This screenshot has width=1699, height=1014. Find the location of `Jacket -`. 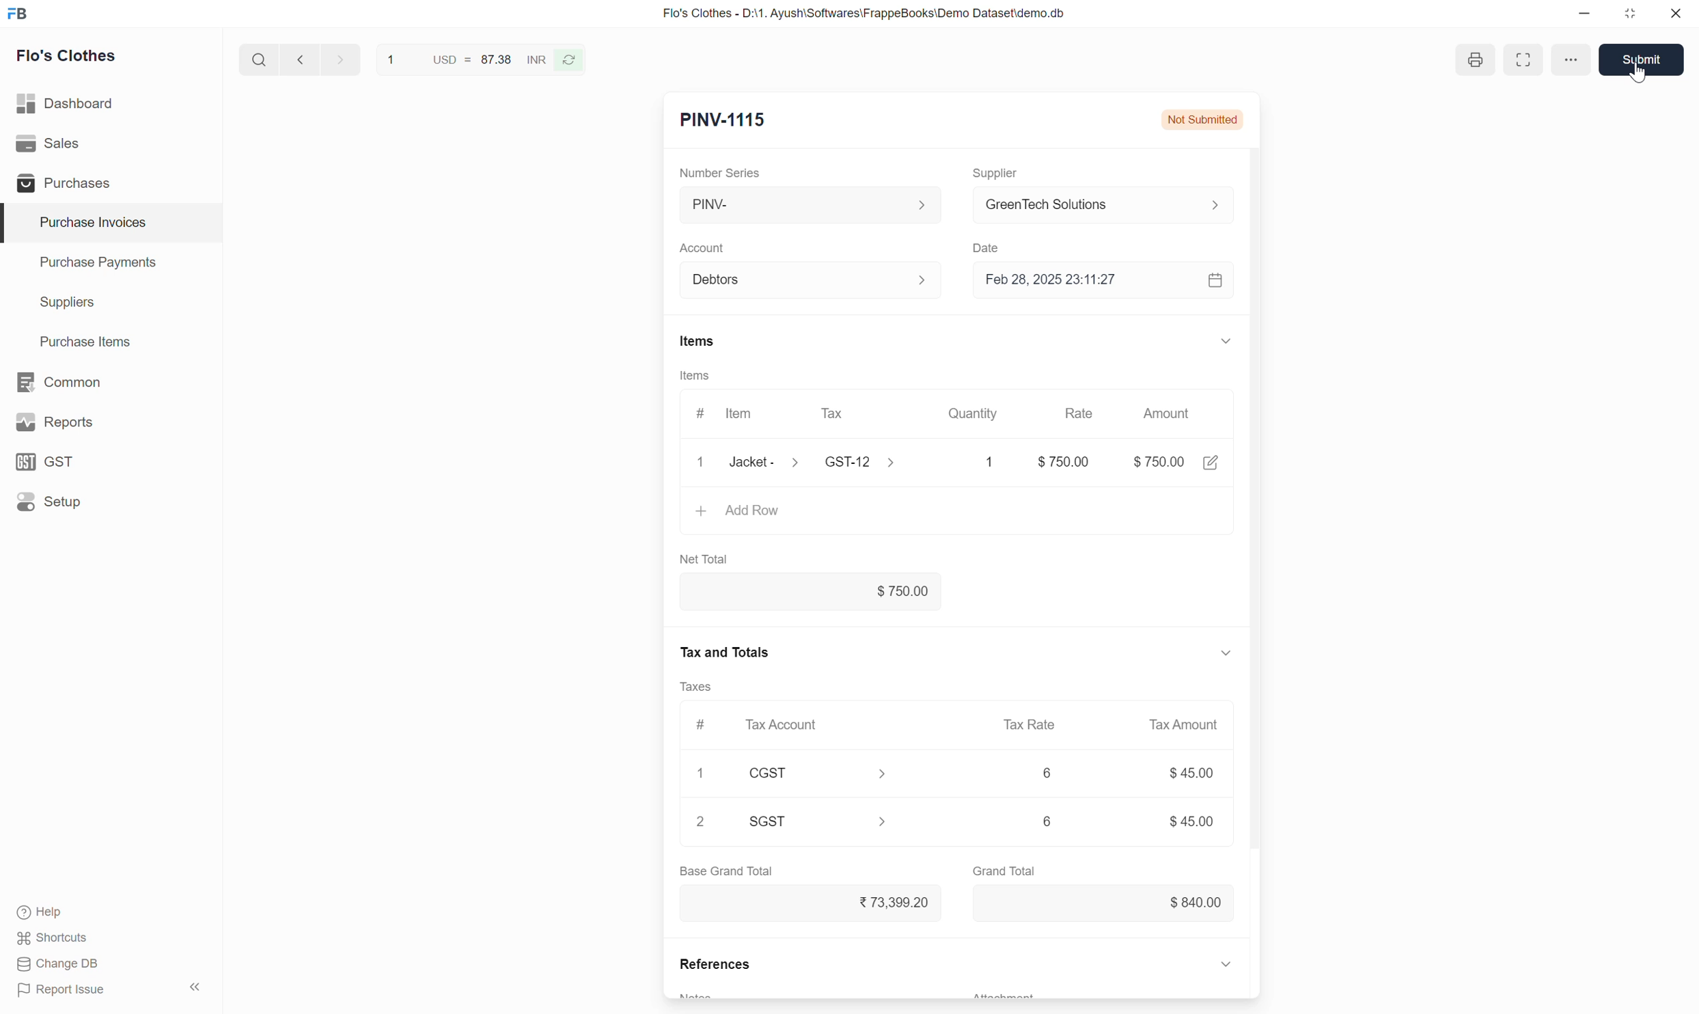

Jacket - is located at coordinates (767, 462).